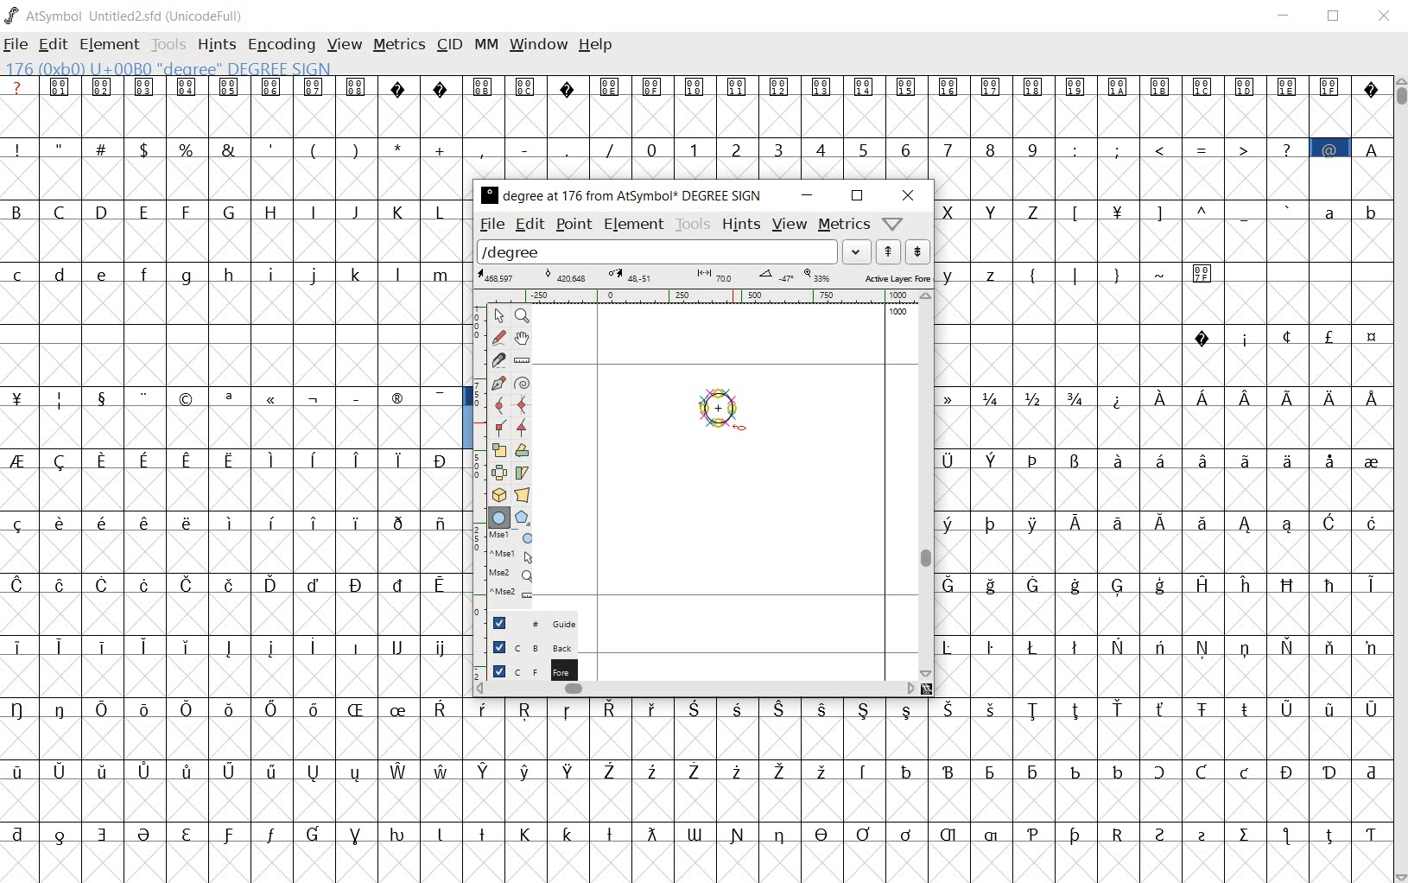 The width and height of the screenshot is (1408, 883). Describe the element at coordinates (908, 196) in the screenshot. I see `close` at that location.